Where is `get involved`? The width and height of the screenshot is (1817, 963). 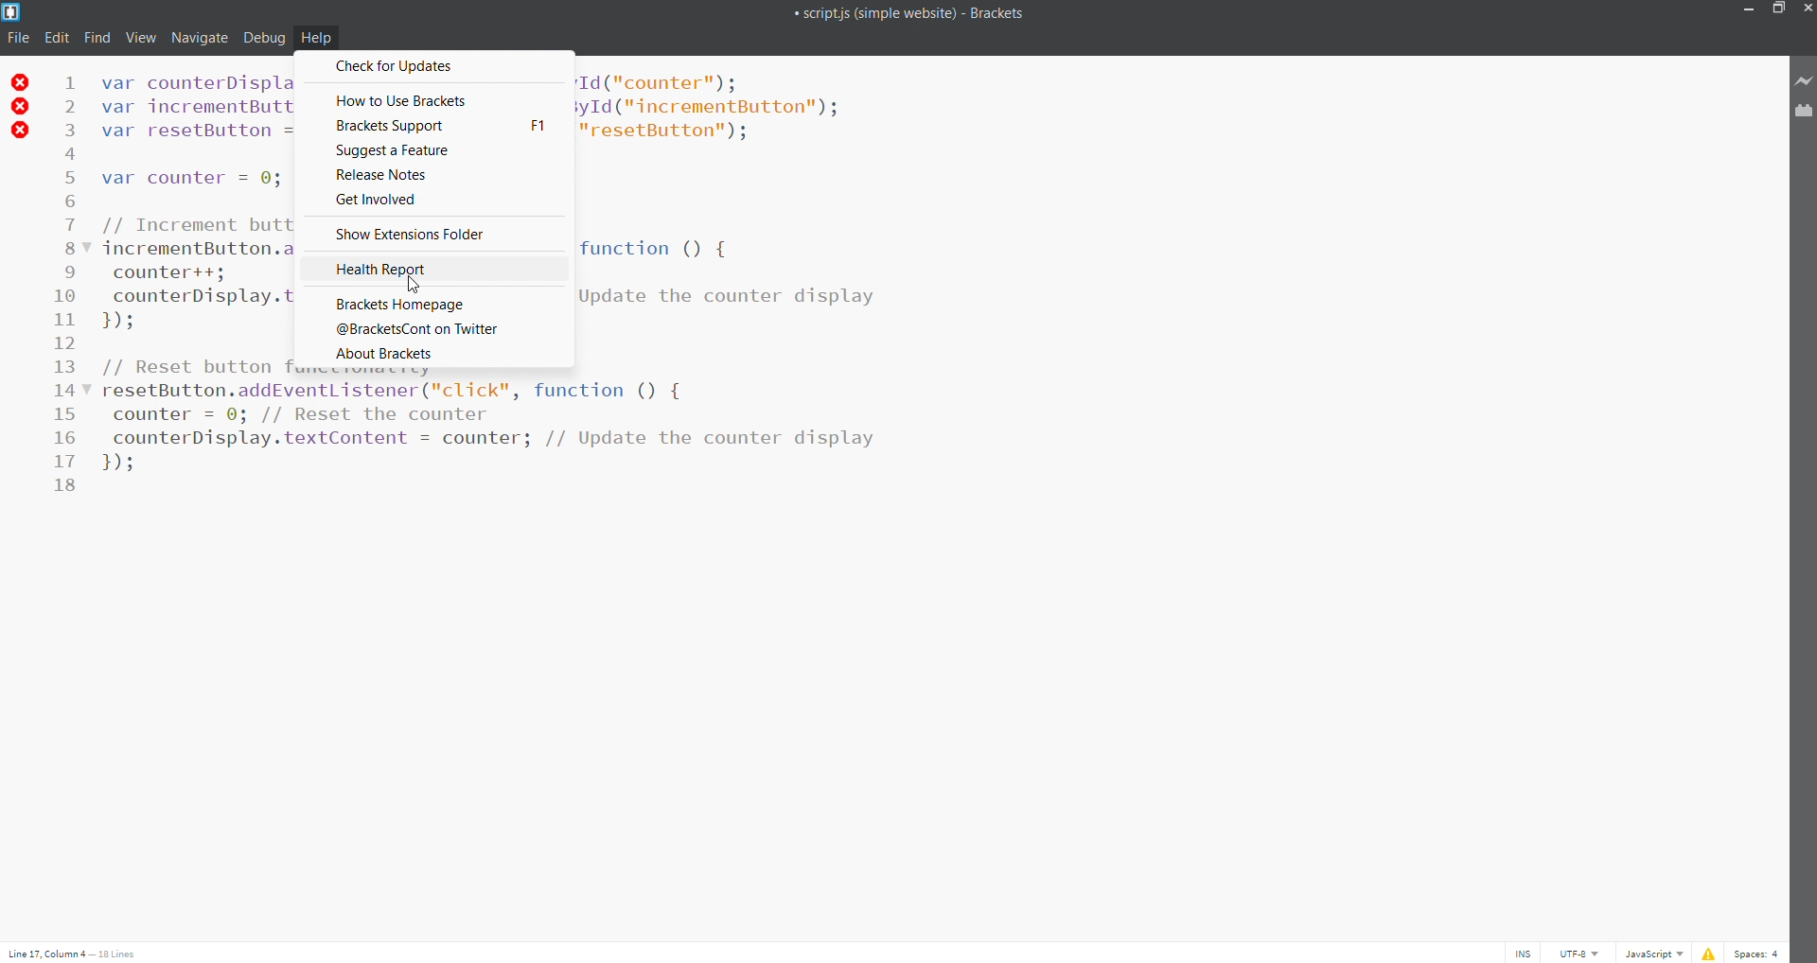 get involved is located at coordinates (434, 201).